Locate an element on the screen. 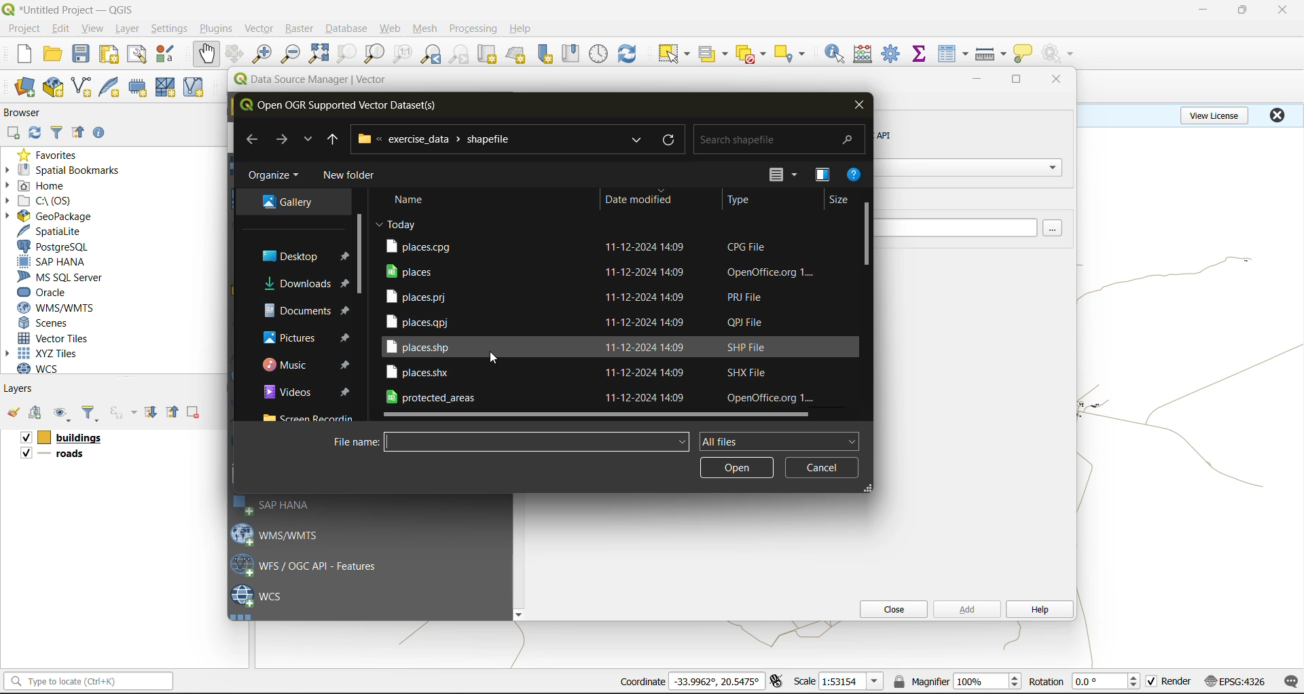 The width and height of the screenshot is (1304, 694). identify features is located at coordinates (839, 54).